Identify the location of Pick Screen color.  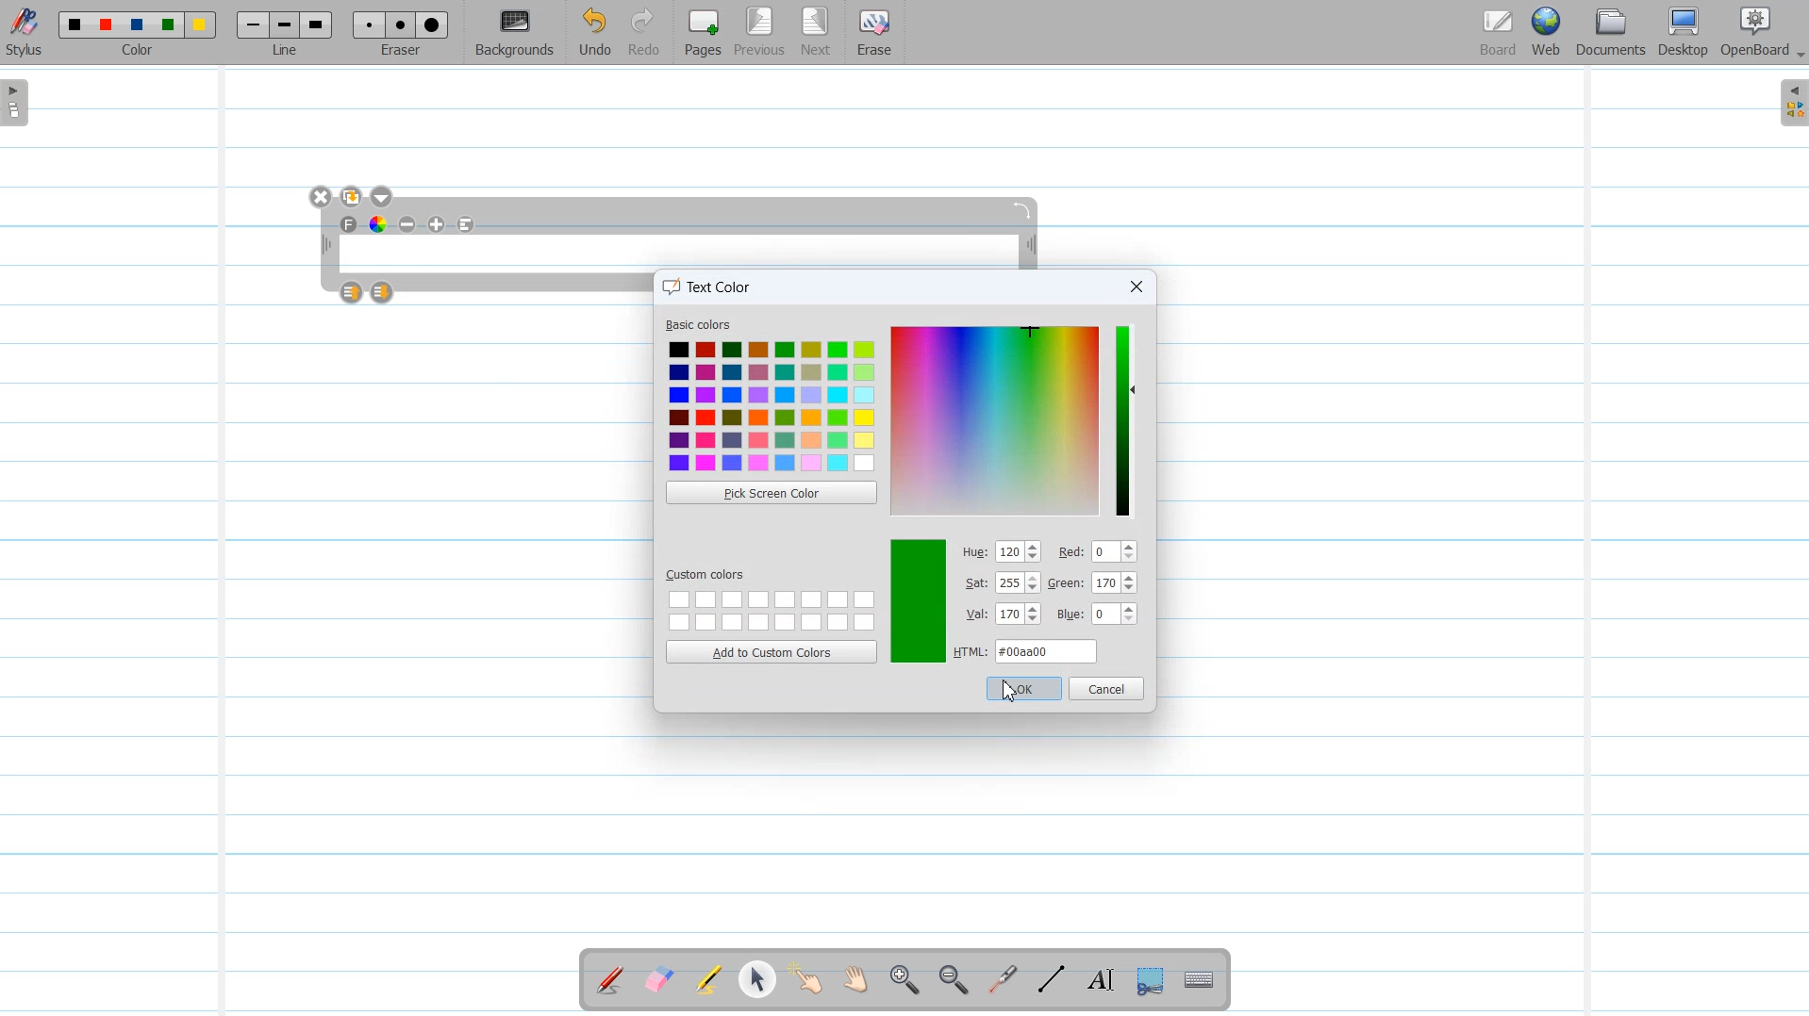
(771, 492).